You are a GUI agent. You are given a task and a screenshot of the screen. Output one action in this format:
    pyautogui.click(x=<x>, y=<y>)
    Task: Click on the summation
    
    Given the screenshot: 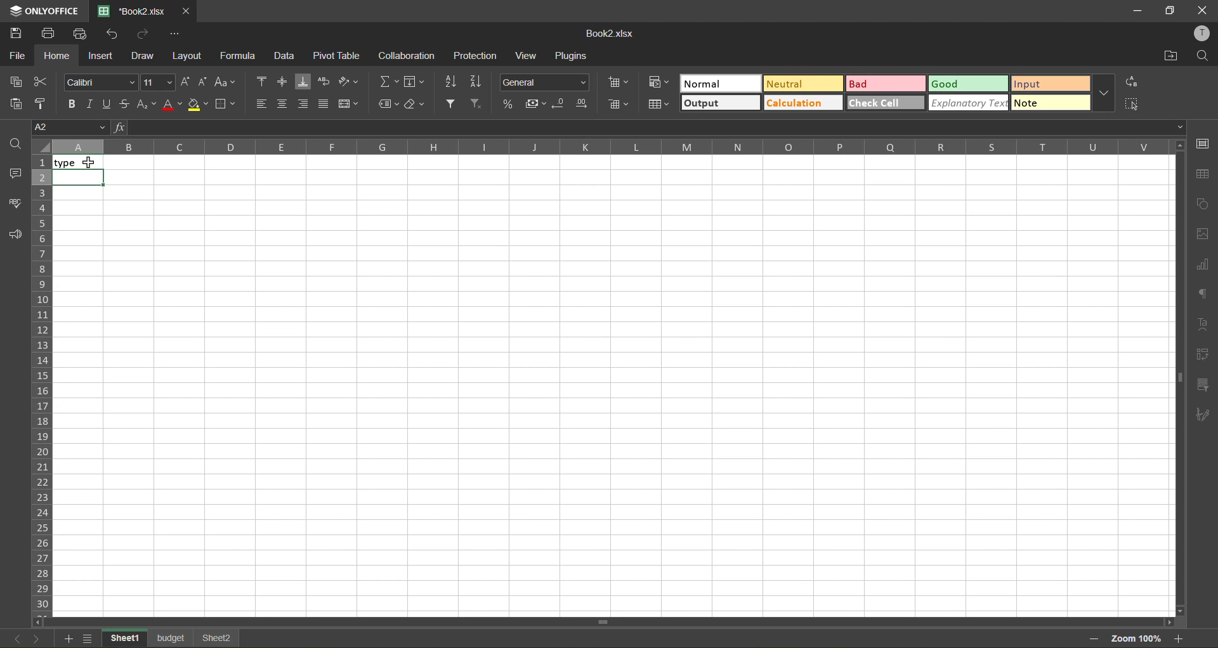 What is the action you would take?
    pyautogui.click(x=388, y=84)
    